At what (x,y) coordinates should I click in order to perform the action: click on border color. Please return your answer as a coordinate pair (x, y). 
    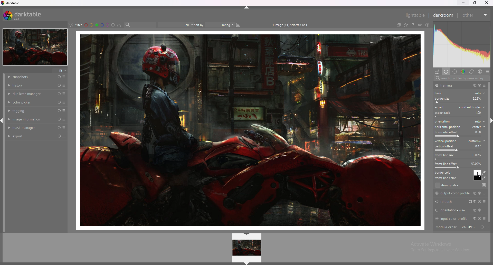
    Looking at the image, I should click on (445, 173).